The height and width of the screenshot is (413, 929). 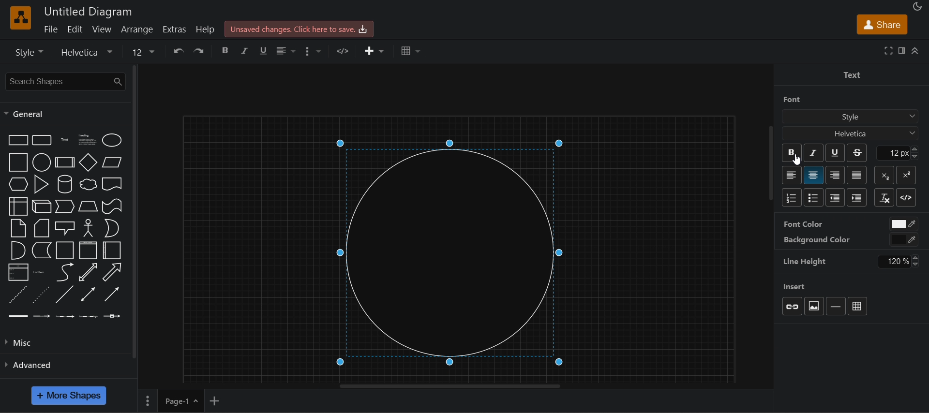 What do you see at coordinates (227, 51) in the screenshot?
I see `bold` at bounding box center [227, 51].